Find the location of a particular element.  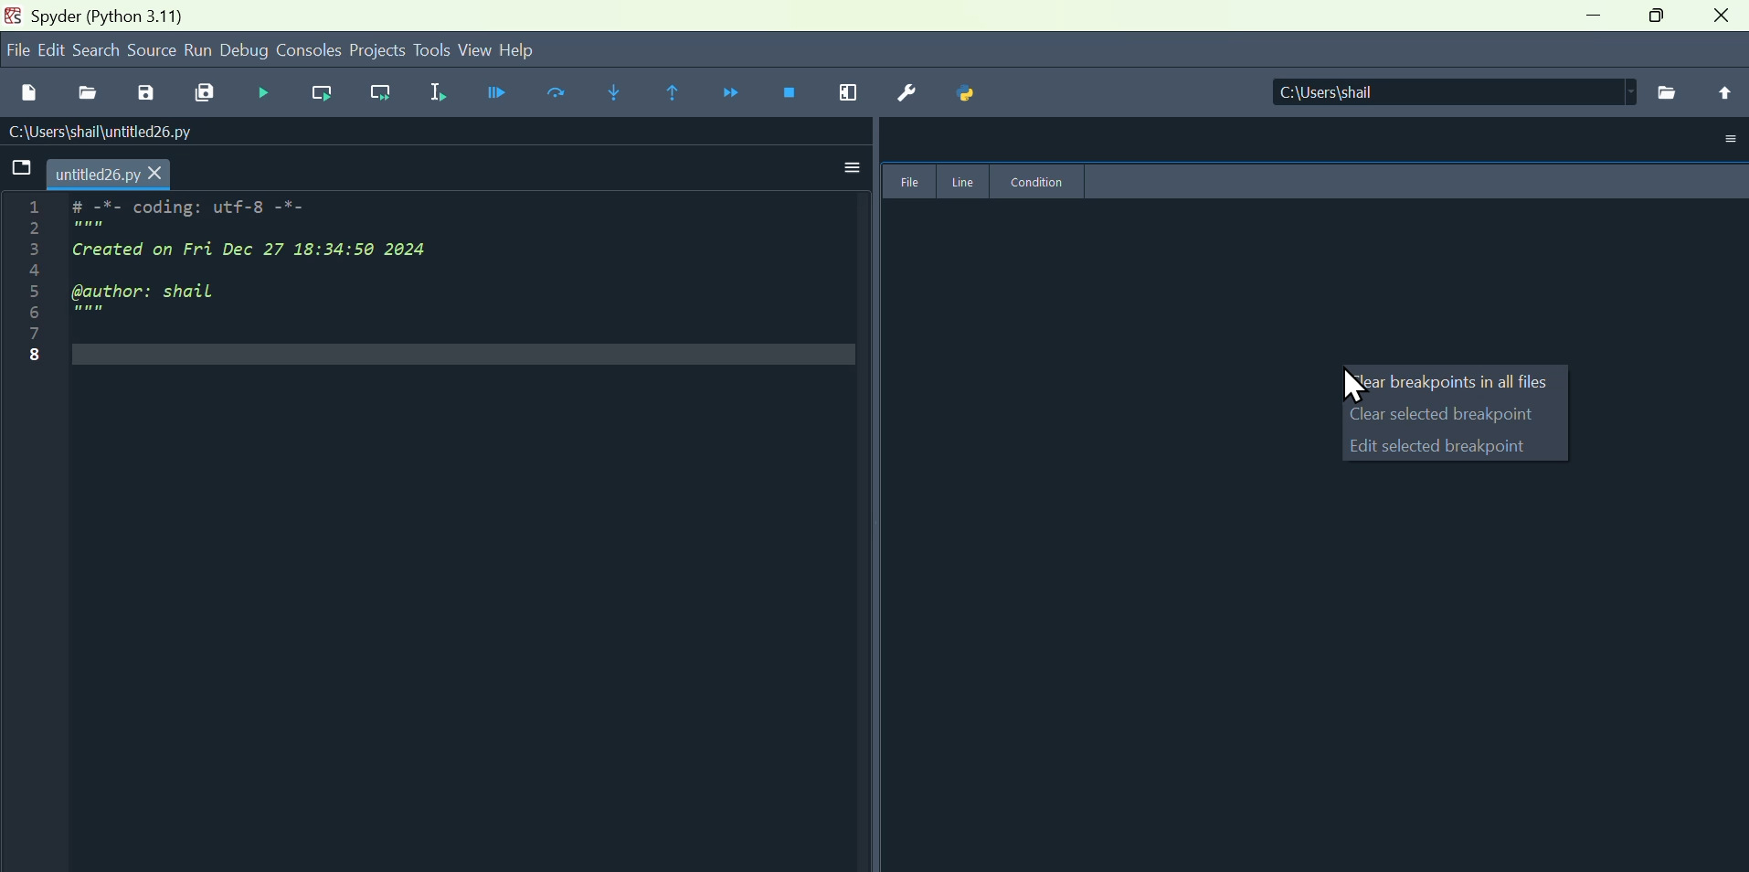

line is located at coordinates (964, 182).